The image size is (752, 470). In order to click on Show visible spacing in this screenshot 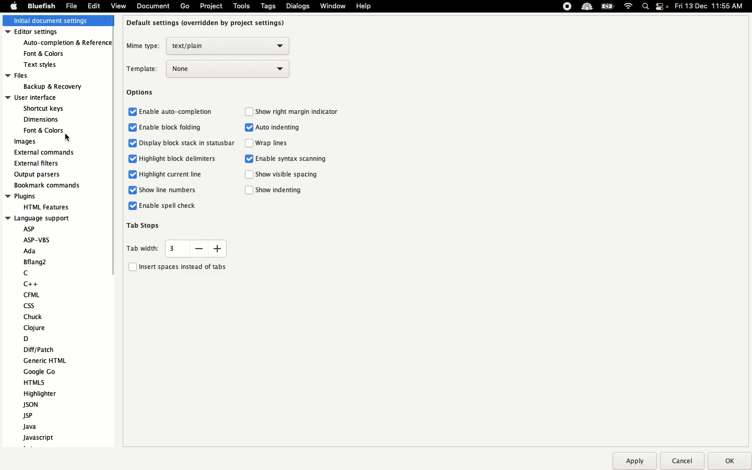, I will do `click(283, 175)`.